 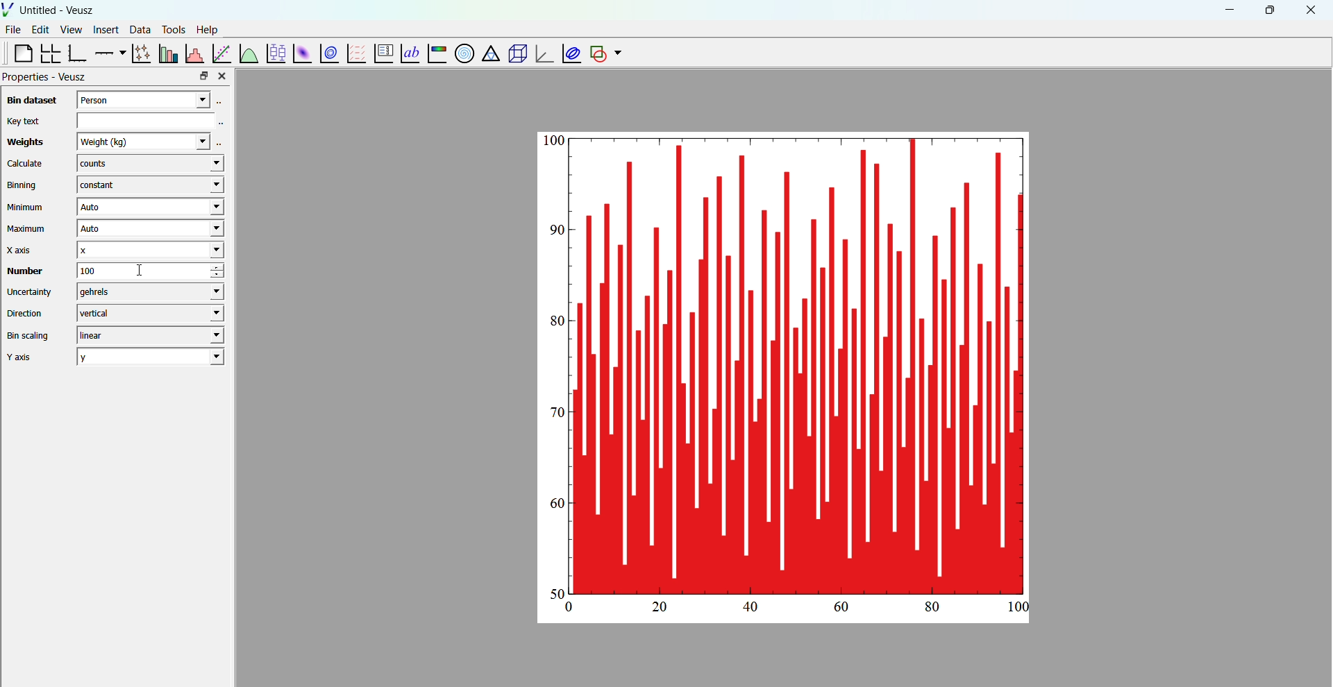 What do you see at coordinates (77, 53) in the screenshot?
I see `base graph` at bounding box center [77, 53].